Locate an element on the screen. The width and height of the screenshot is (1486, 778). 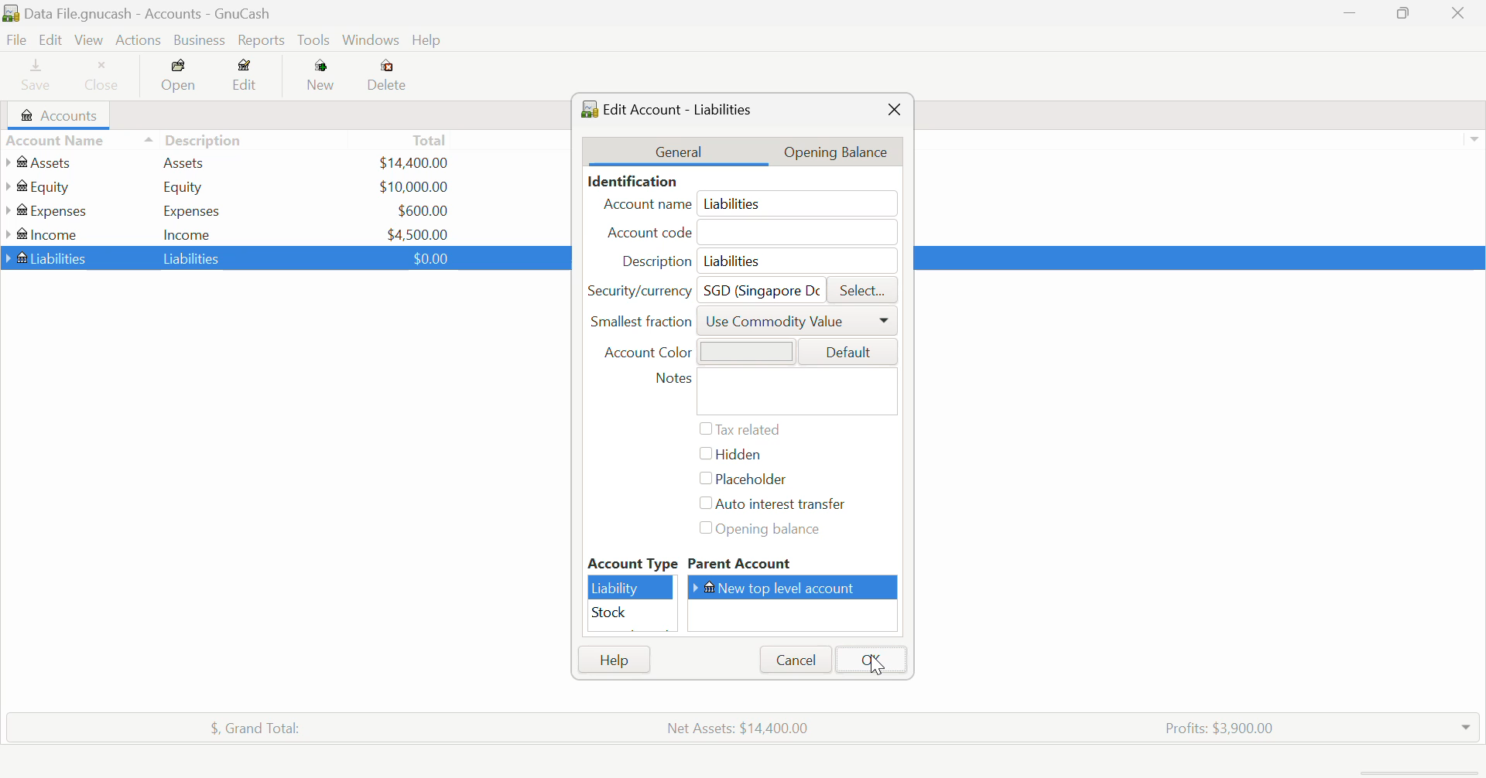
Close is located at coordinates (103, 77).